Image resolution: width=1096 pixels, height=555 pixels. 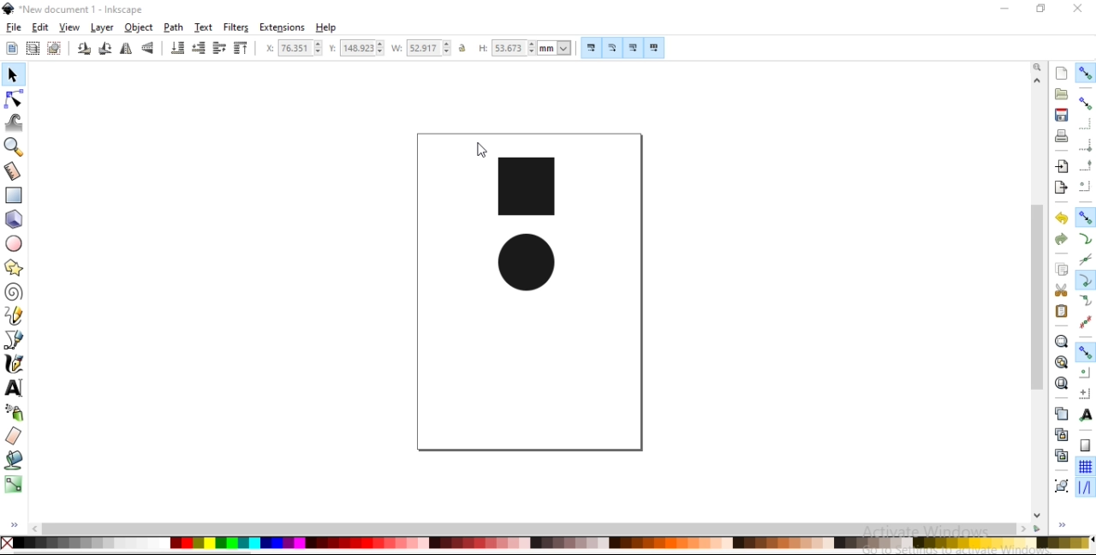 I want to click on scrollbar, so click(x=1039, y=292).